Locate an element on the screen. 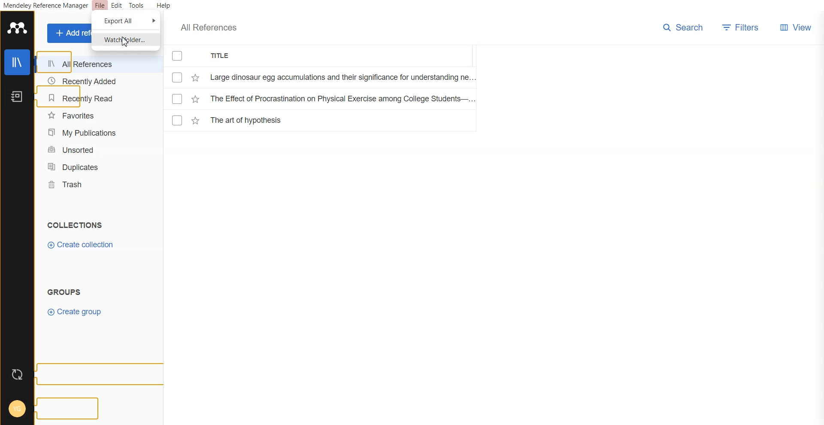 This screenshot has width=824, height=425. Trash is located at coordinates (90, 184).